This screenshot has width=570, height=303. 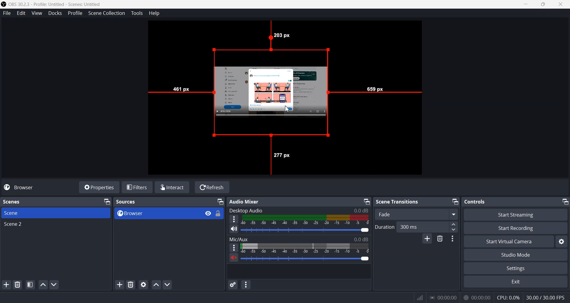 What do you see at coordinates (75, 13) in the screenshot?
I see `Profile` at bounding box center [75, 13].